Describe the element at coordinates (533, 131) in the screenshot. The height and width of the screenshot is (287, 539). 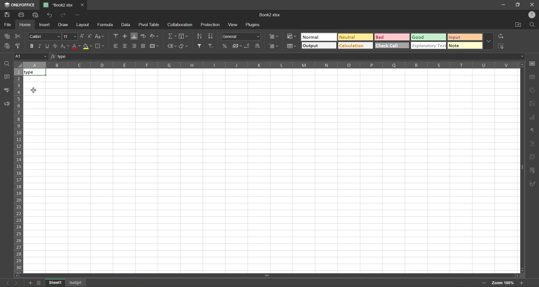
I see `paragraph` at that location.